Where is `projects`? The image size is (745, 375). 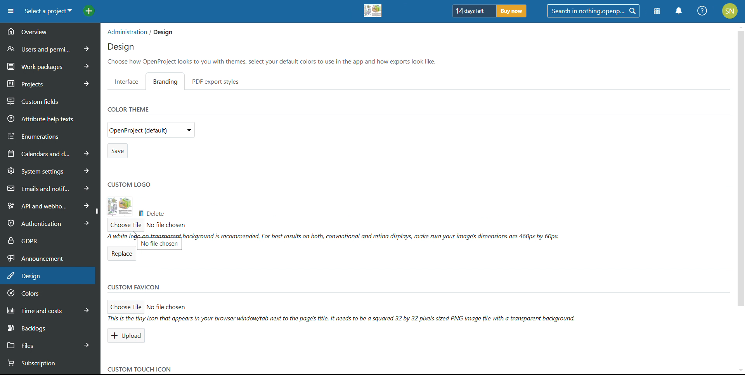 projects is located at coordinates (50, 83).